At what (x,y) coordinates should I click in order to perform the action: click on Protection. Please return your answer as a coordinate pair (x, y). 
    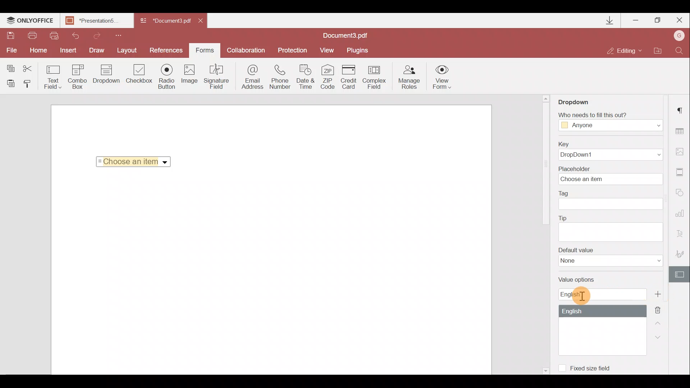
    Looking at the image, I should click on (291, 50).